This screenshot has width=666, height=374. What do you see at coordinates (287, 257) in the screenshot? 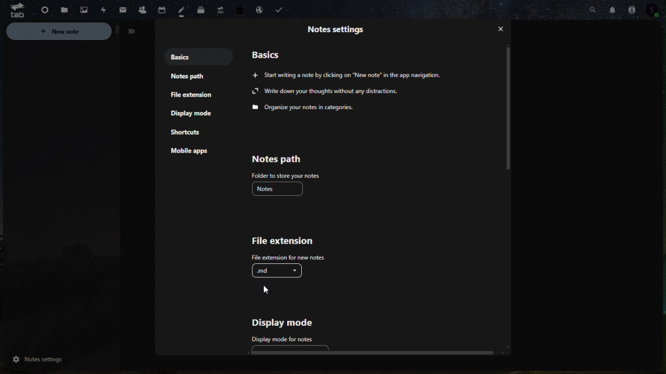
I see `file extension for new notes` at bounding box center [287, 257].